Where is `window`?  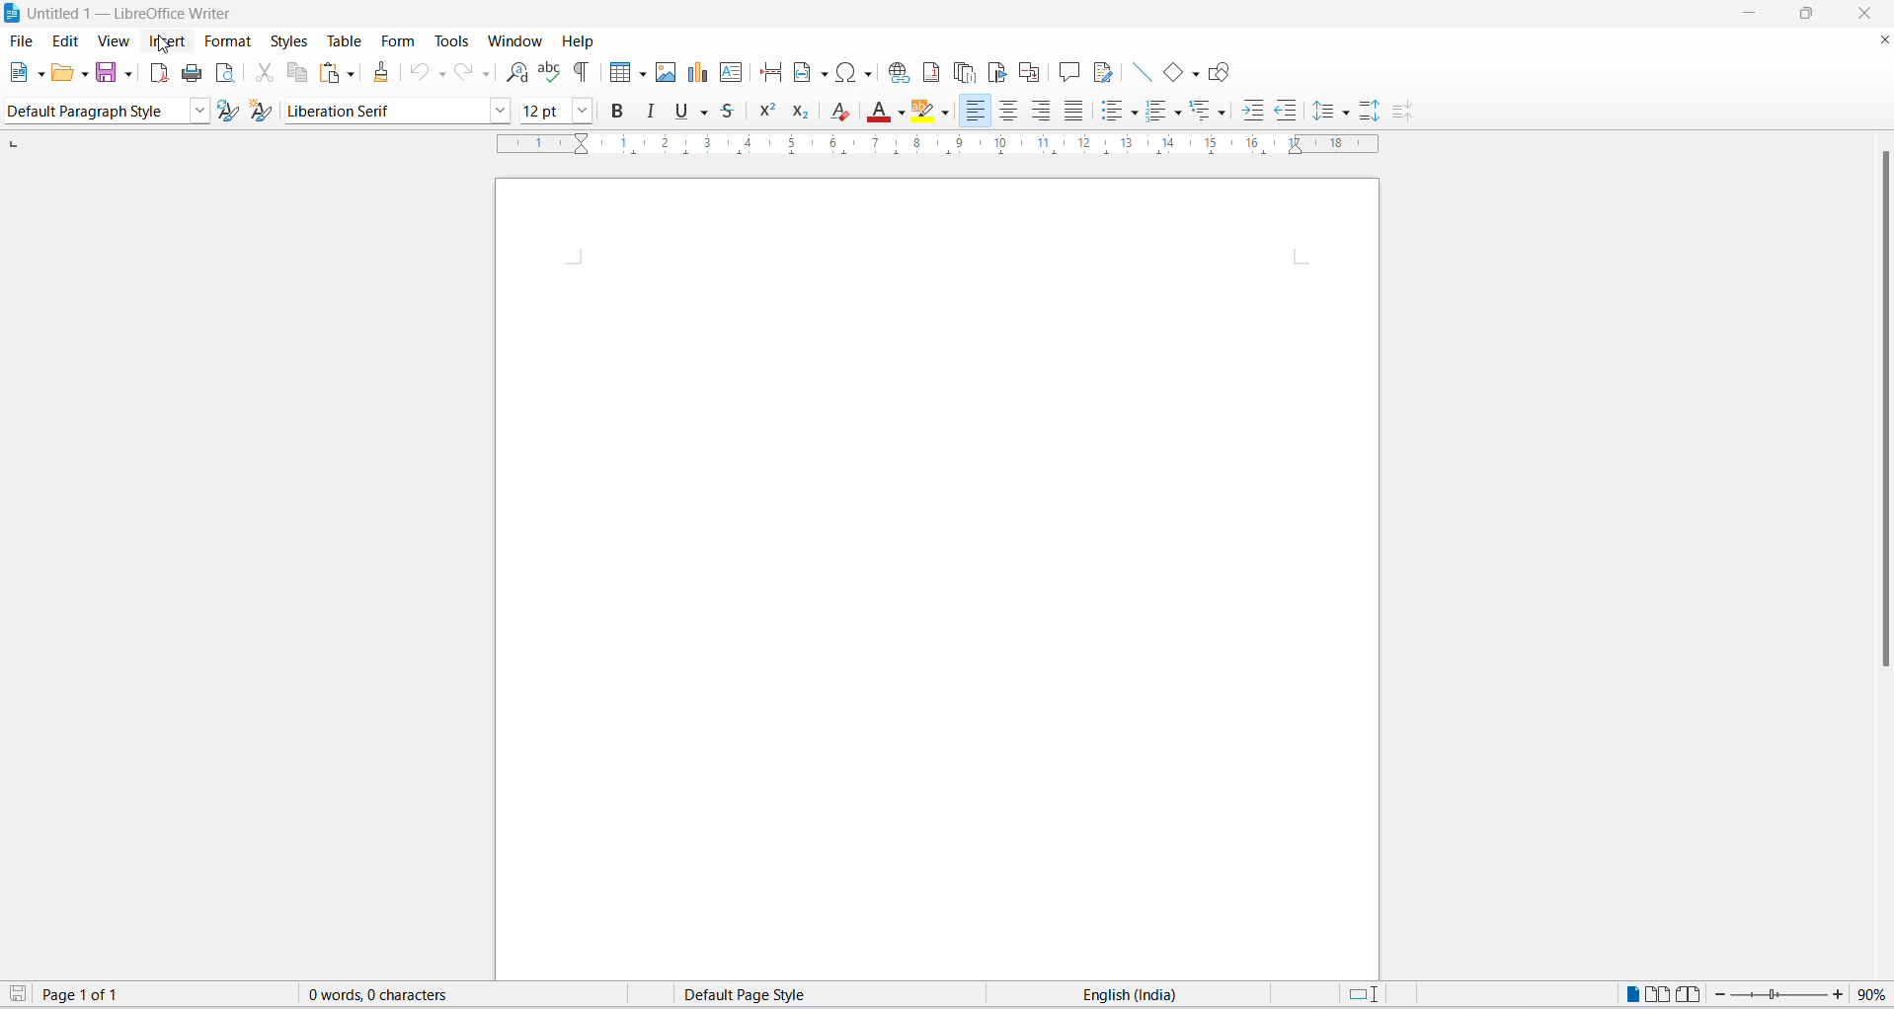
window is located at coordinates (511, 41).